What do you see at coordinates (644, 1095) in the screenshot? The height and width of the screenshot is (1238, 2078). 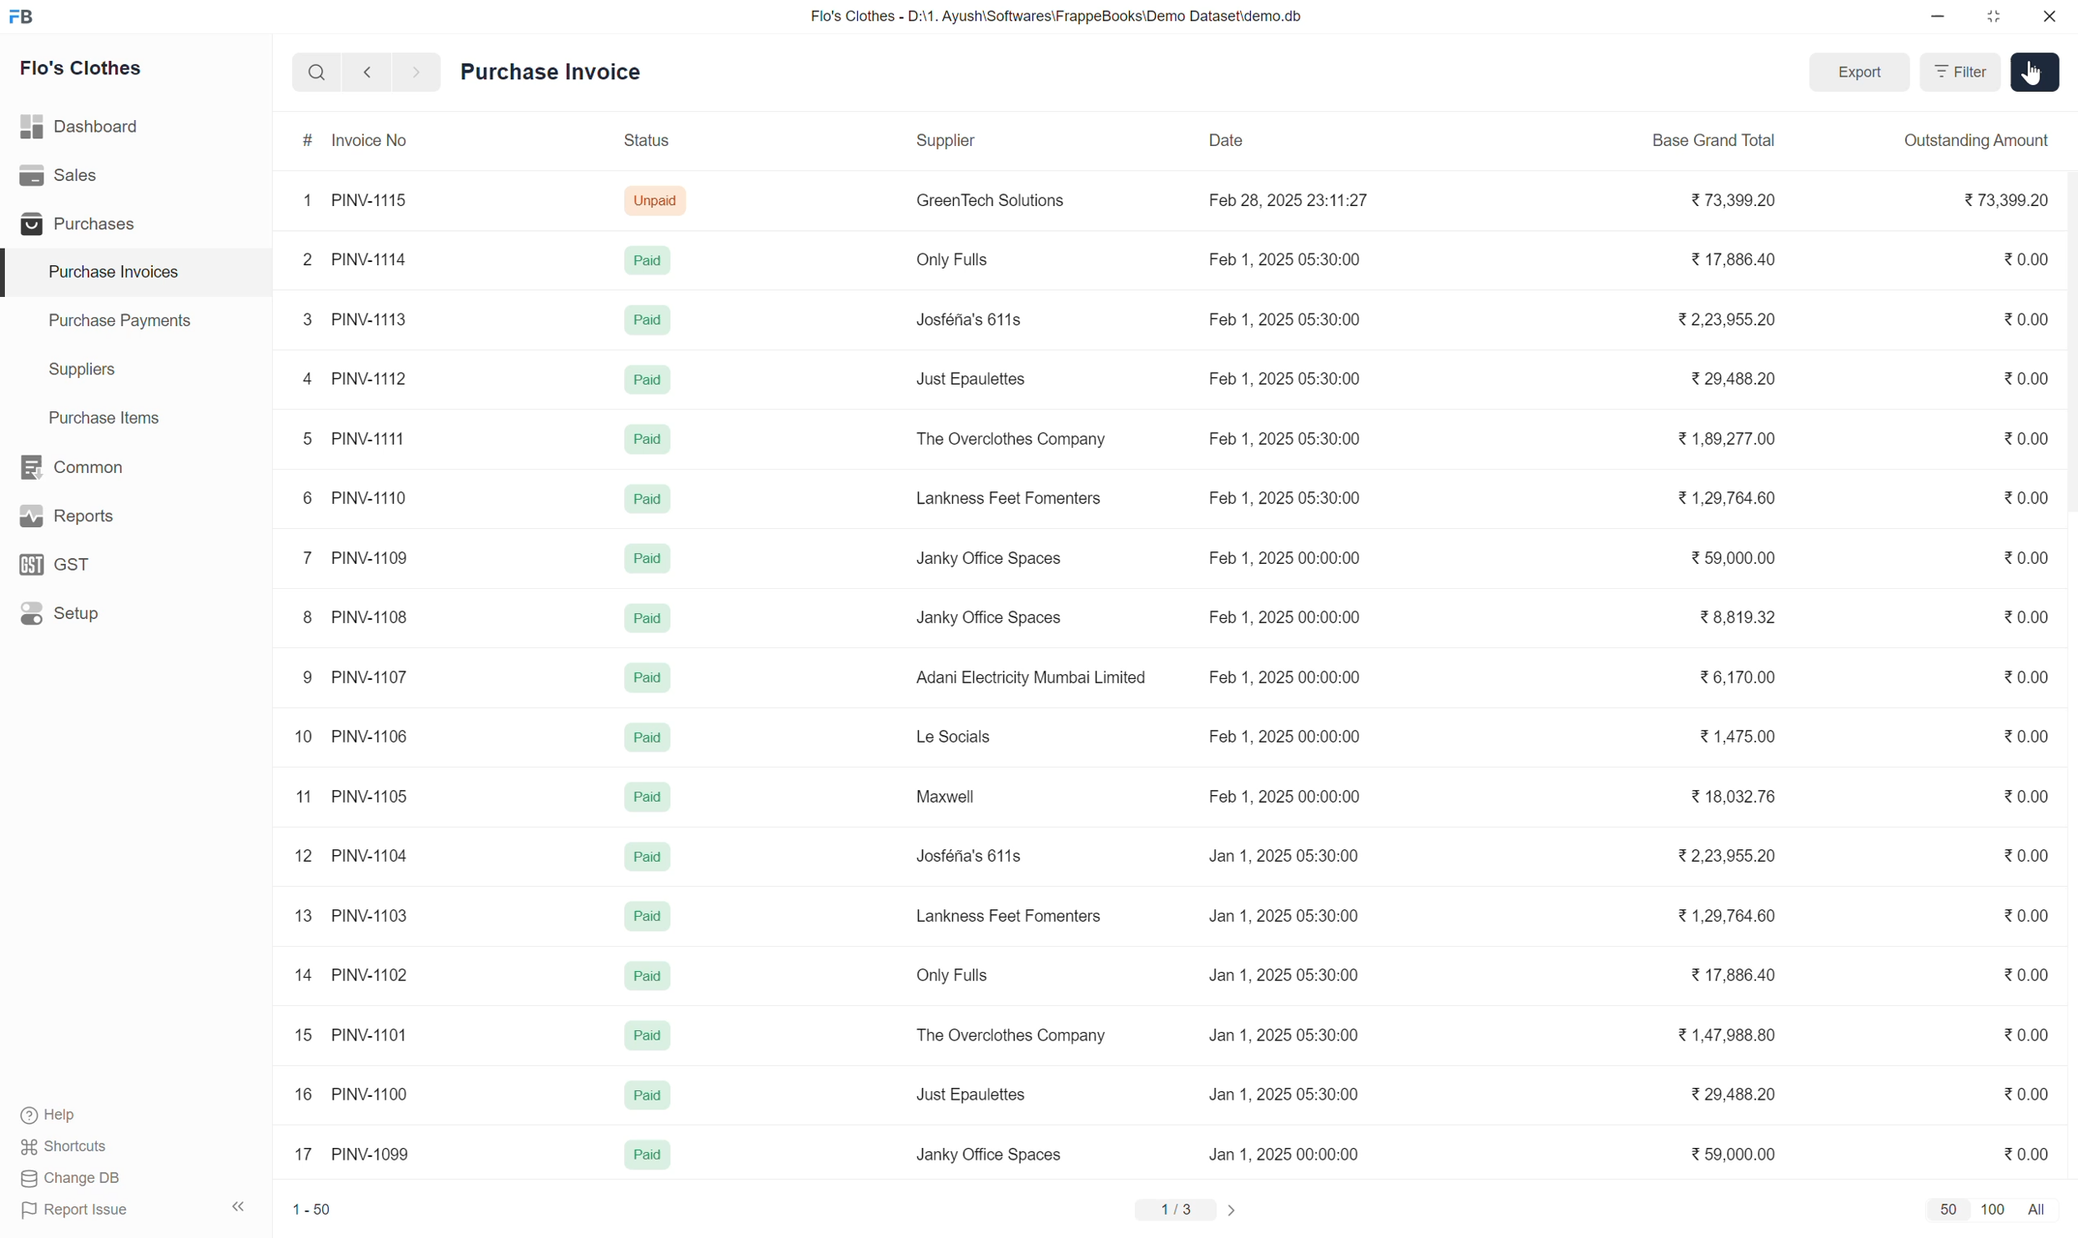 I see `Paid` at bounding box center [644, 1095].